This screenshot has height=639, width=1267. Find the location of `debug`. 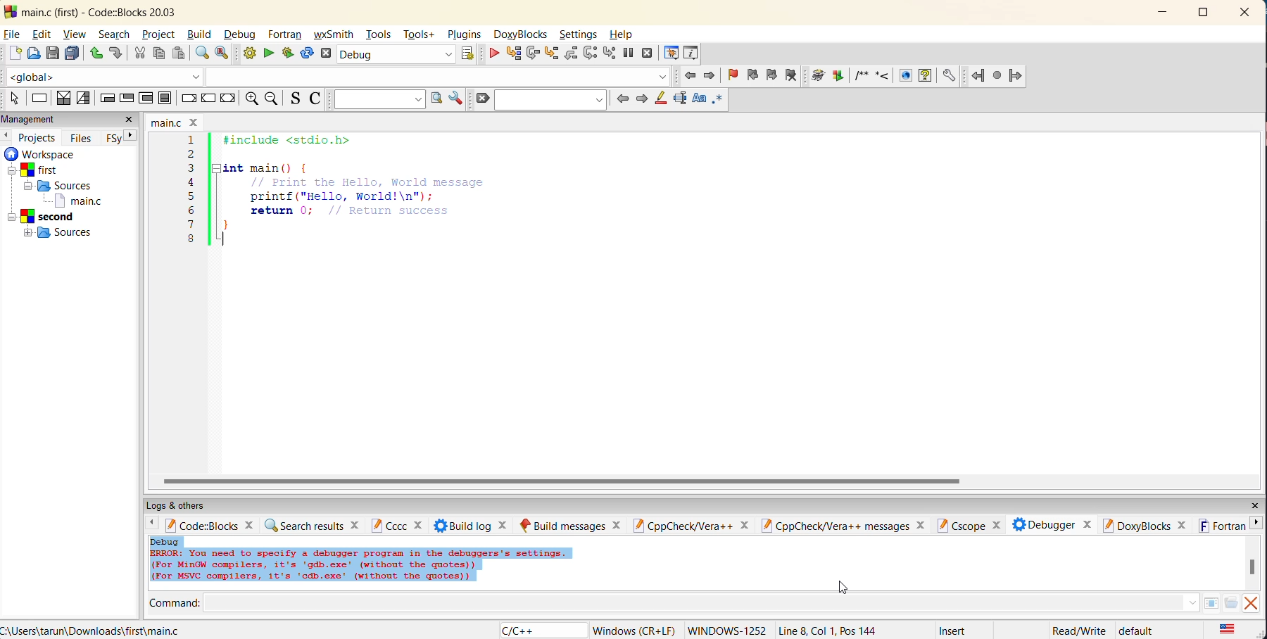

debug is located at coordinates (241, 33).